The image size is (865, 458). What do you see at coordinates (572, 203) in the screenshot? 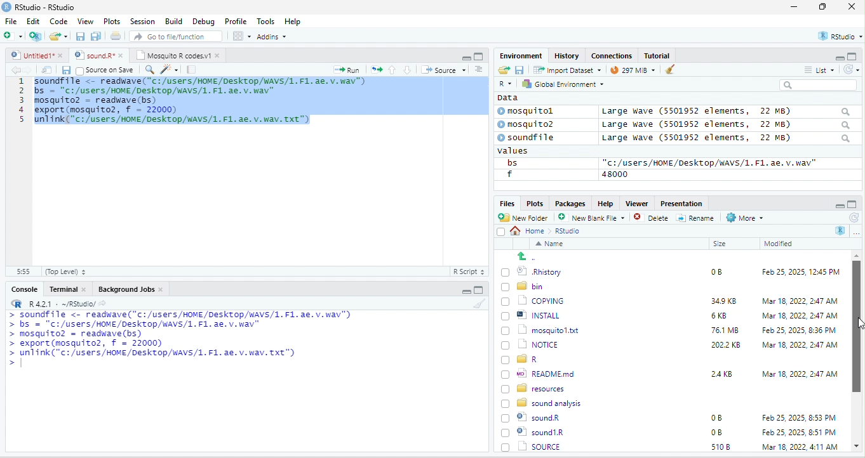
I see `Packages` at bounding box center [572, 203].